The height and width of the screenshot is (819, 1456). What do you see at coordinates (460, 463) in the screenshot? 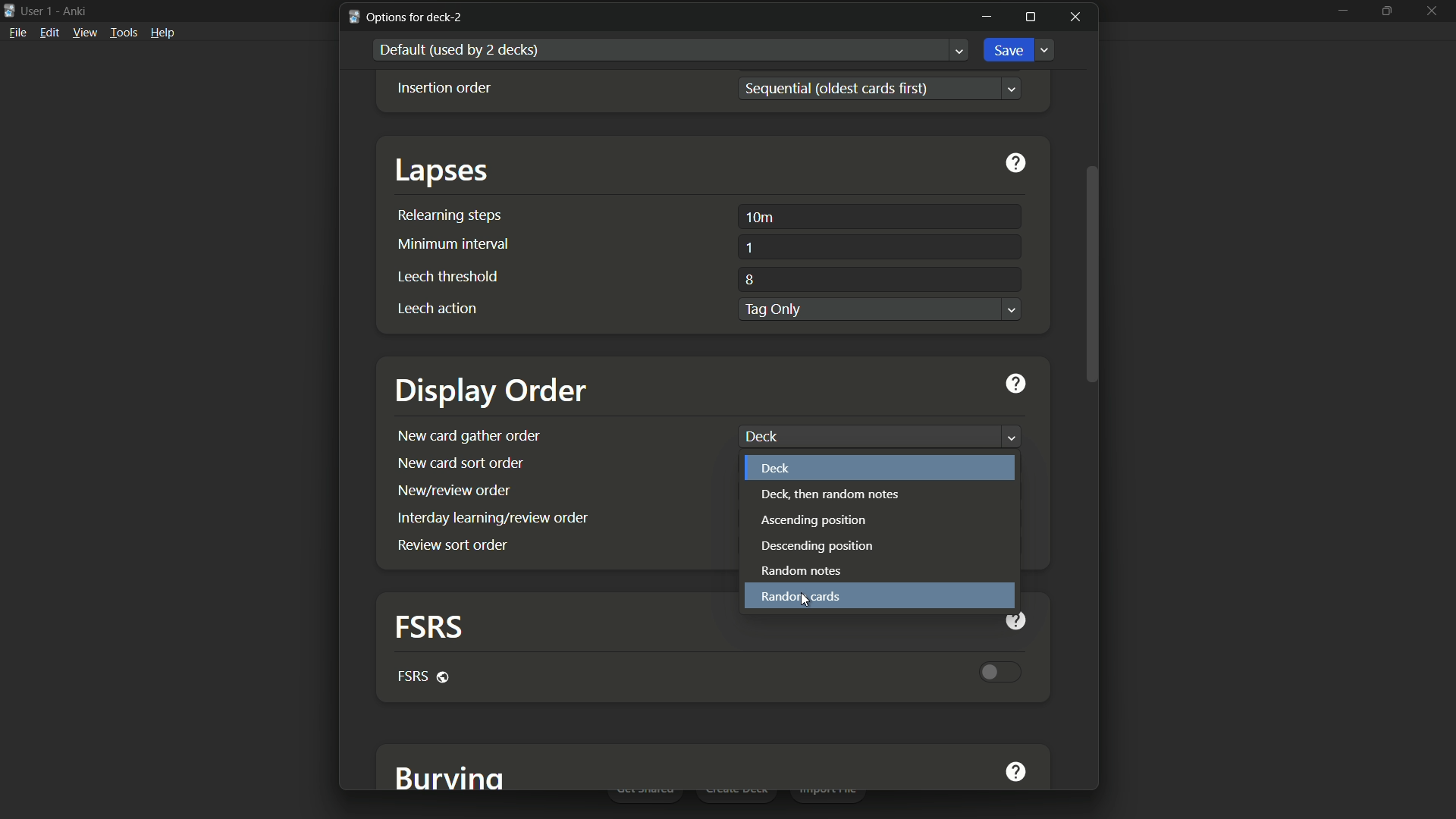
I see `new card sort order` at bounding box center [460, 463].